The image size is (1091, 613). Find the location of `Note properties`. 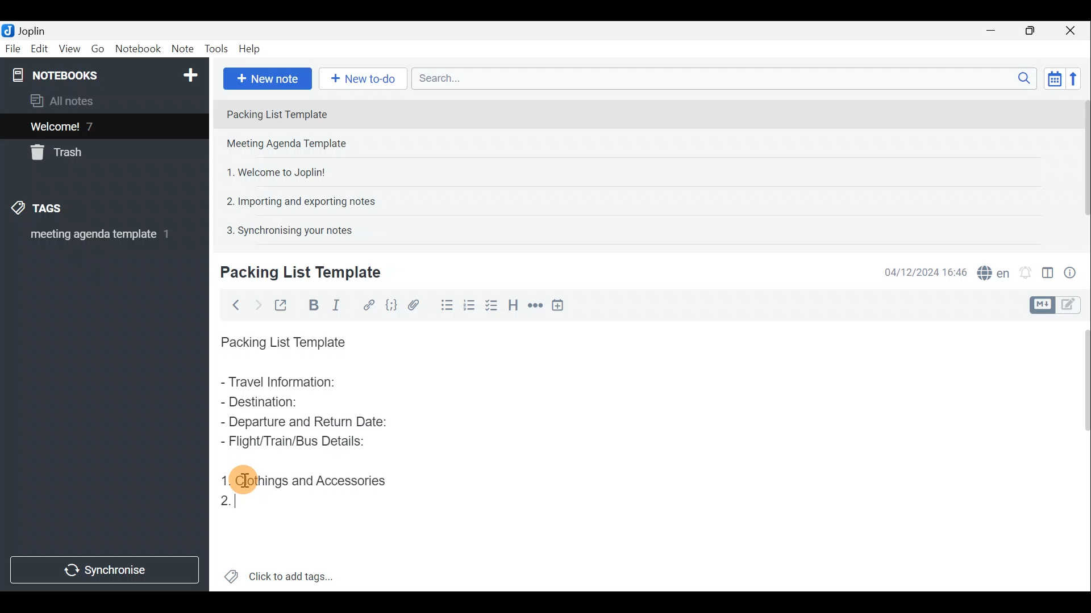

Note properties is located at coordinates (1074, 271).